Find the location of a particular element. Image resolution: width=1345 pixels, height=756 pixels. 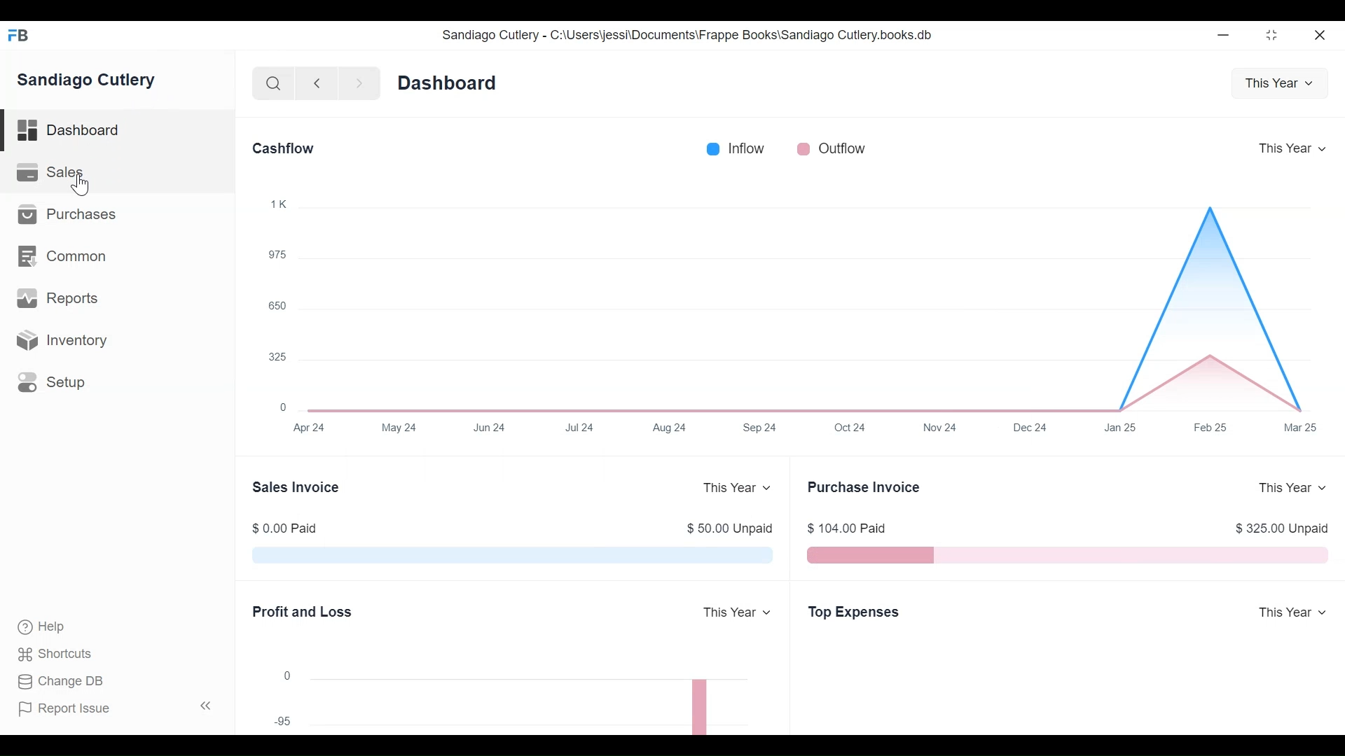

« is located at coordinates (206, 708).